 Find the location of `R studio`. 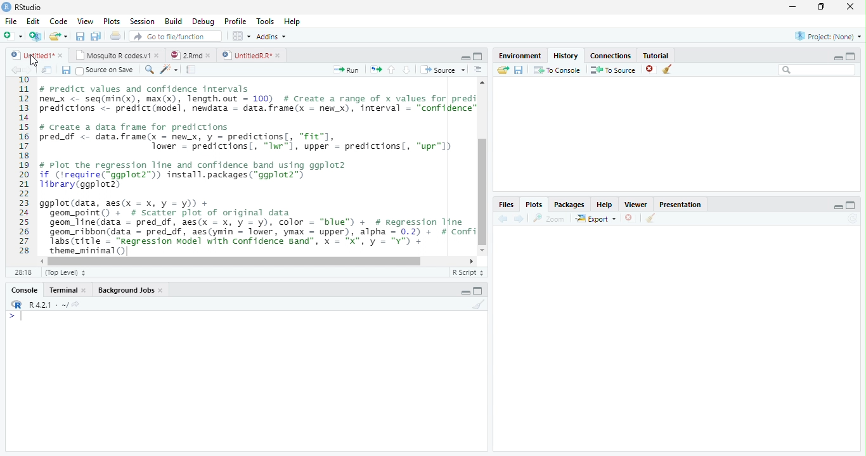

R studio is located at coordinates (24, 7).